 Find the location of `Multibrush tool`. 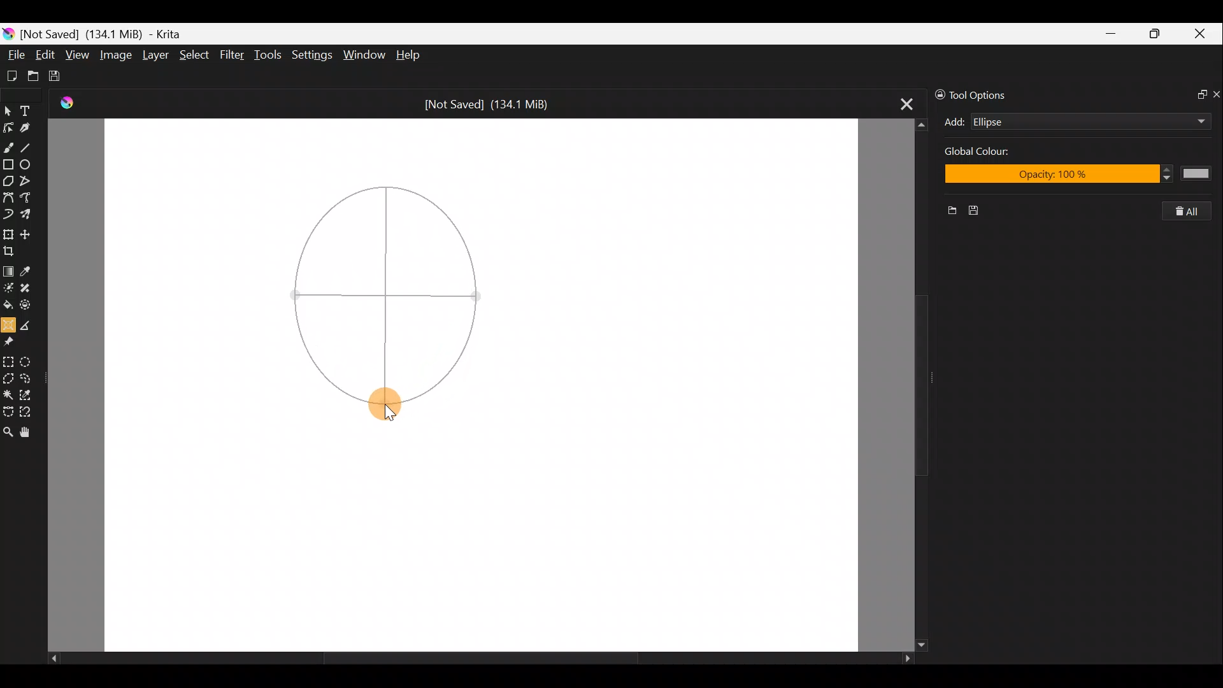

Multibrush tool is located at coordinates (28, 216).